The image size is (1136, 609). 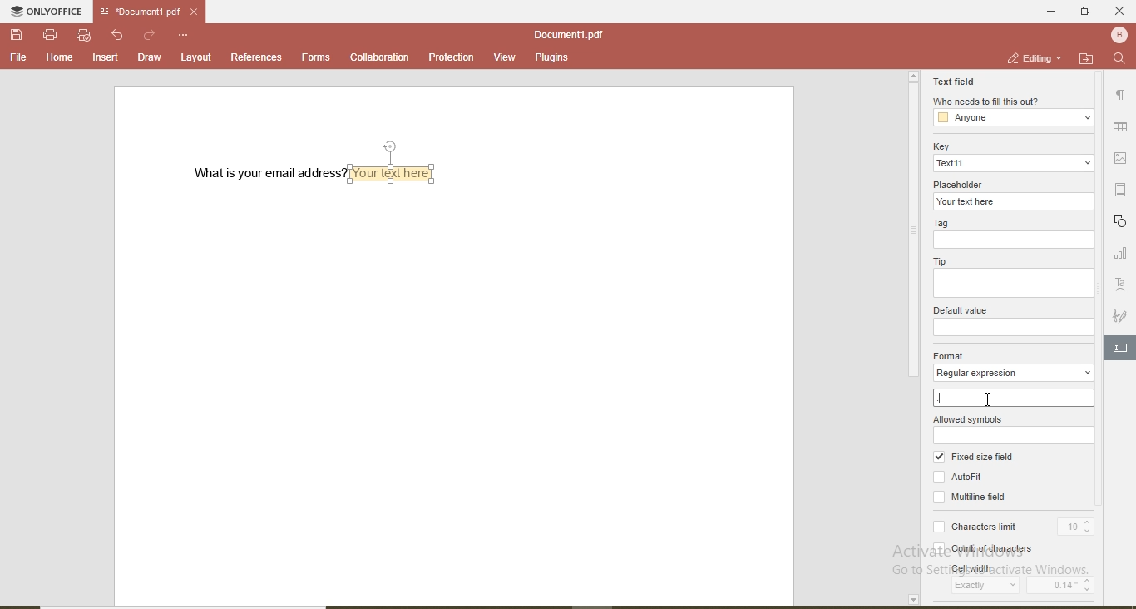 What do you see at coordinates (1124, 190) in the screenshot?
I see `margin` at bounding box center [1124, 190].